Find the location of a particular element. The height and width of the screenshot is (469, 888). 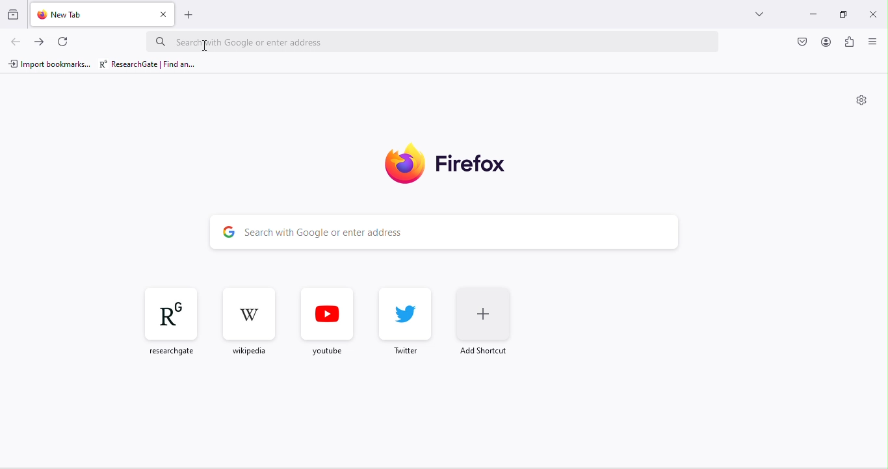

minimize is located at coordinates (812, 12).